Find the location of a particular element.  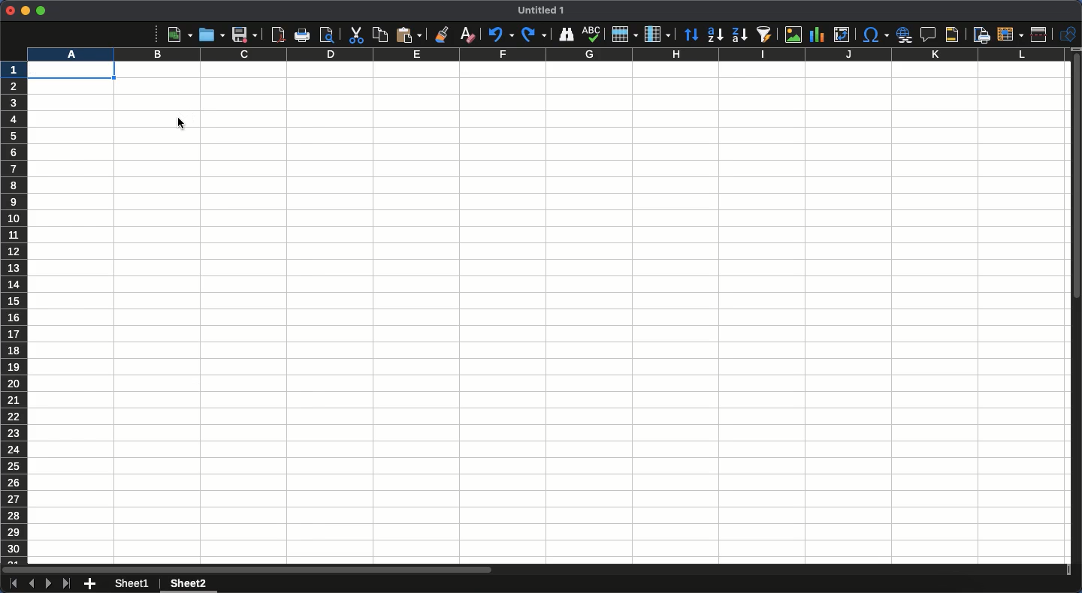

Scroll is located at coordinates (1075, 314).